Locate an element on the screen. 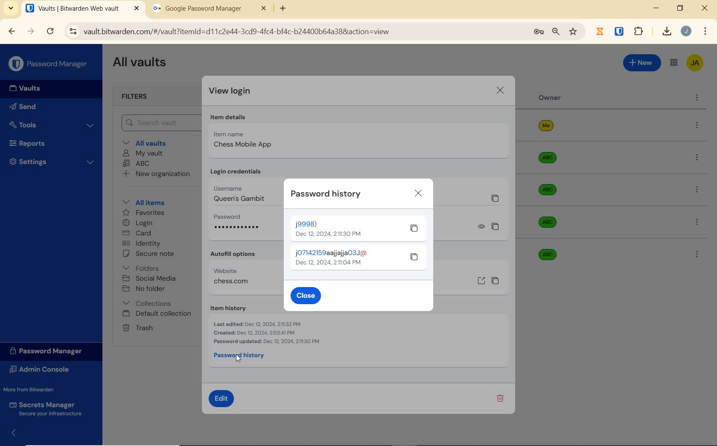 The height and width of the screenshot is (446, 717). abc is located at coordinates (547, 223).